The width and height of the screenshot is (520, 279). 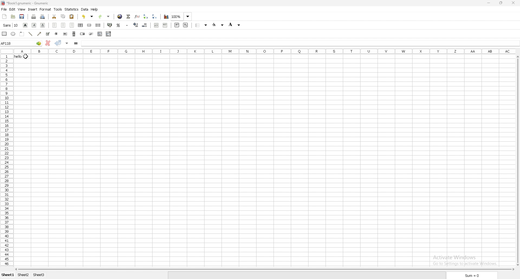 I want to click on percentage, so click(x=118, y=25).